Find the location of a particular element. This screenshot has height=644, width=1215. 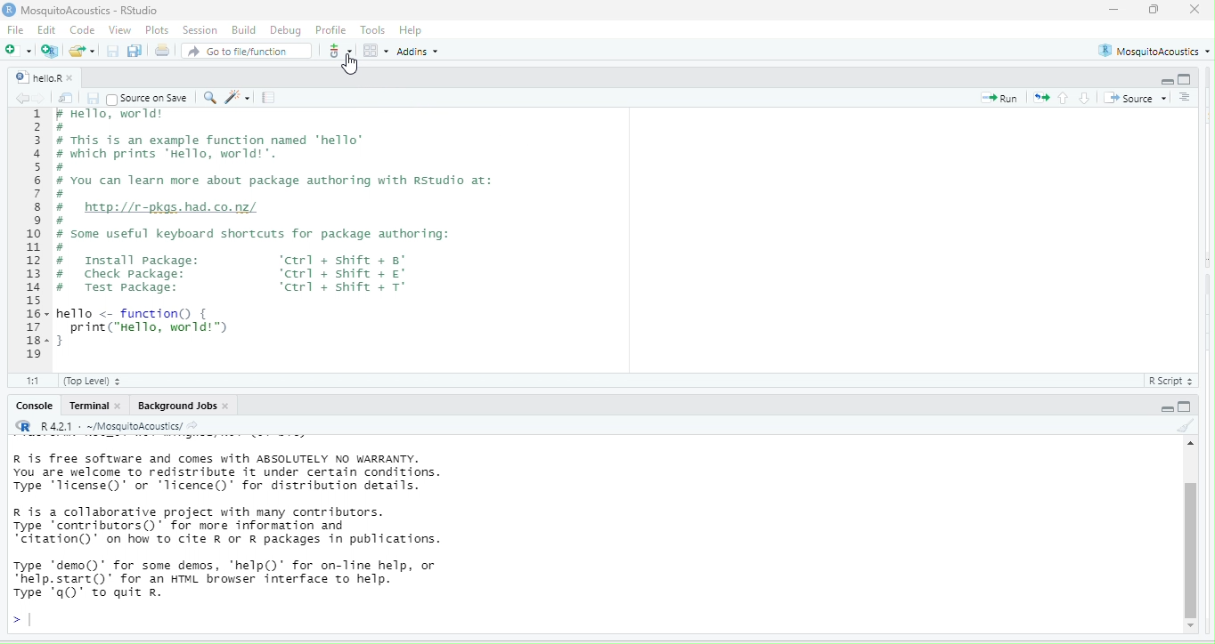

hide r script is located at coordinates (1168, 408).